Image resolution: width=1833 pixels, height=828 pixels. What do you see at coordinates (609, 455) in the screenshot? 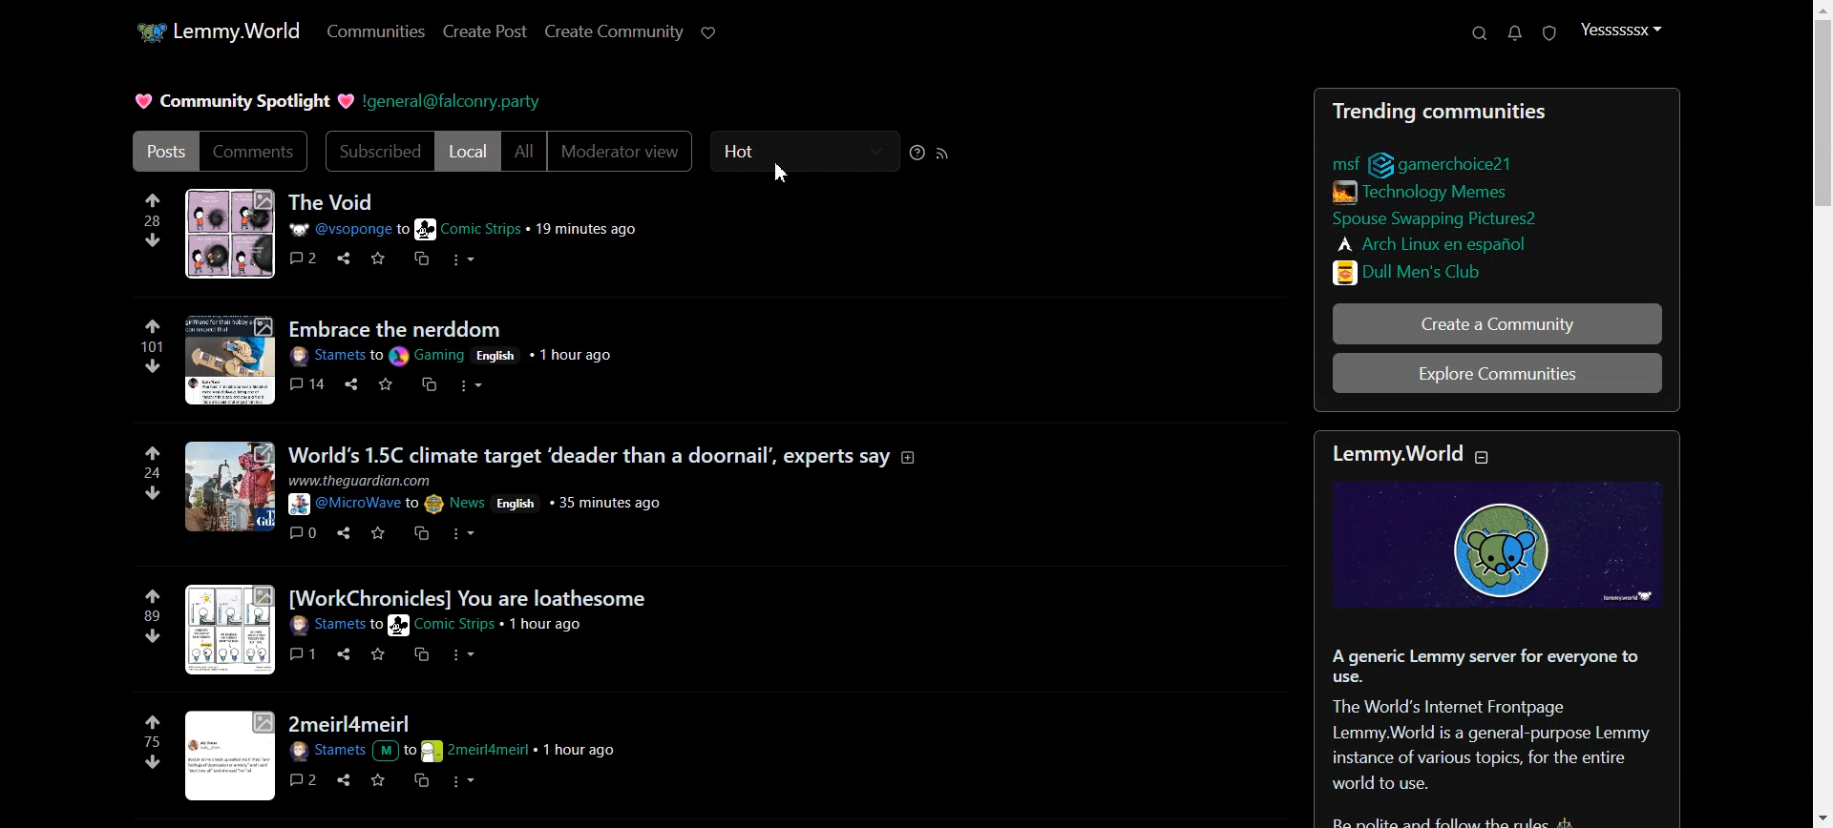
I see `post` at bounding box center [609, 455].